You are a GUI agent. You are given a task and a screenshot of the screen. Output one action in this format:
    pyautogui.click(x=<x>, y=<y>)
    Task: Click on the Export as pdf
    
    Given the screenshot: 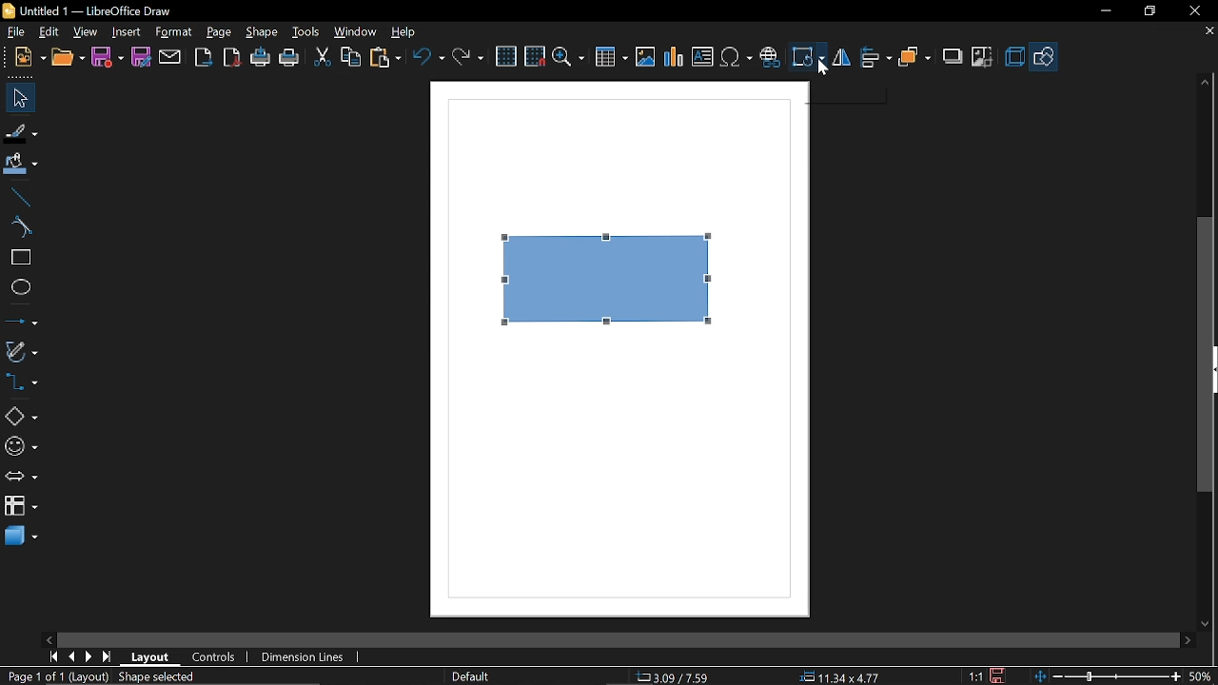 What is the action you would take?
    pyautogui.click(x=233, y=58)
    